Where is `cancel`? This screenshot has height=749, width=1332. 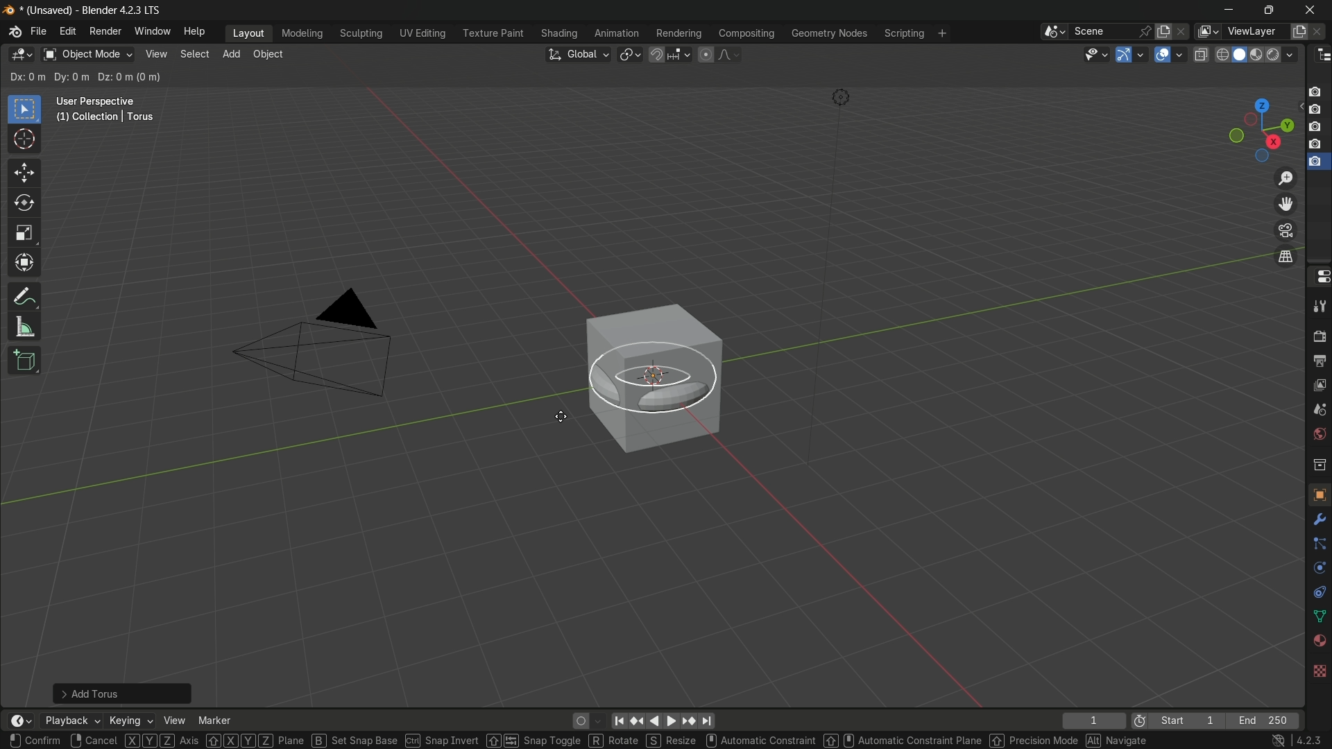
cancel is located at coordinates (94, 740).